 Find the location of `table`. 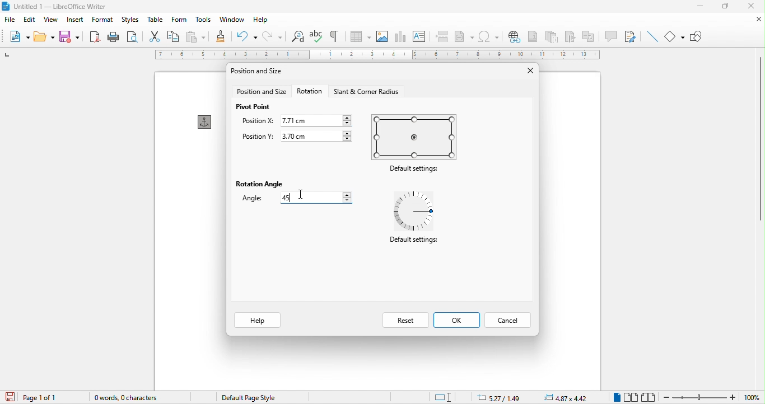

table is located at coordinates (155, 21).